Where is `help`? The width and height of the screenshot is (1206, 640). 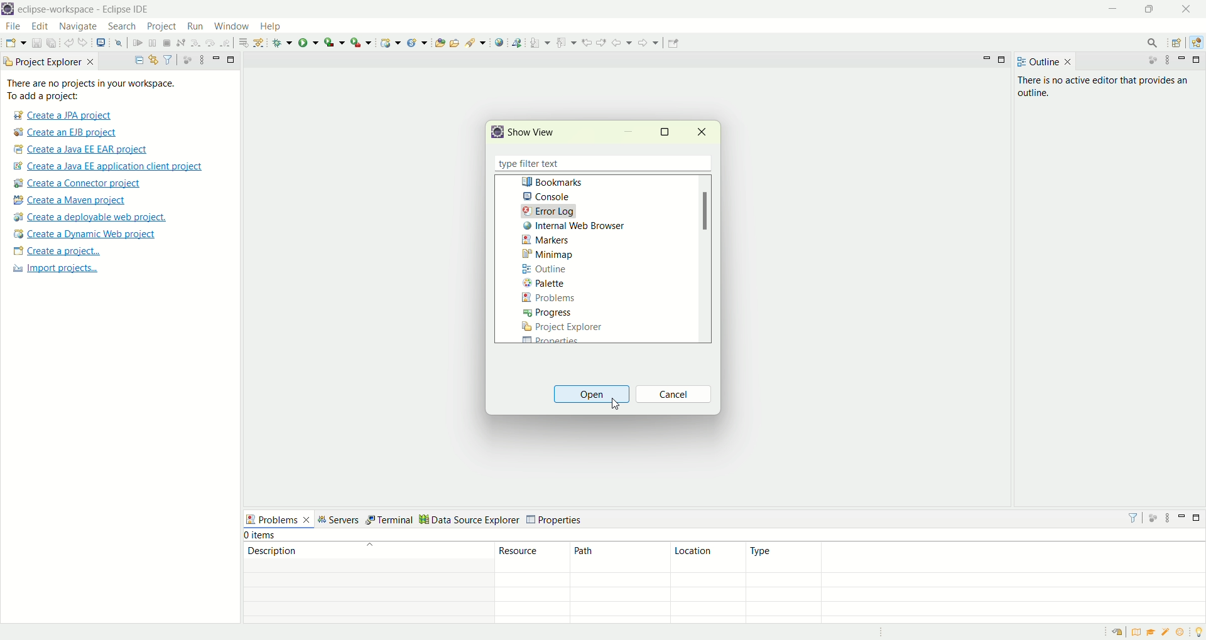
help is located at coordinates (268, 26).